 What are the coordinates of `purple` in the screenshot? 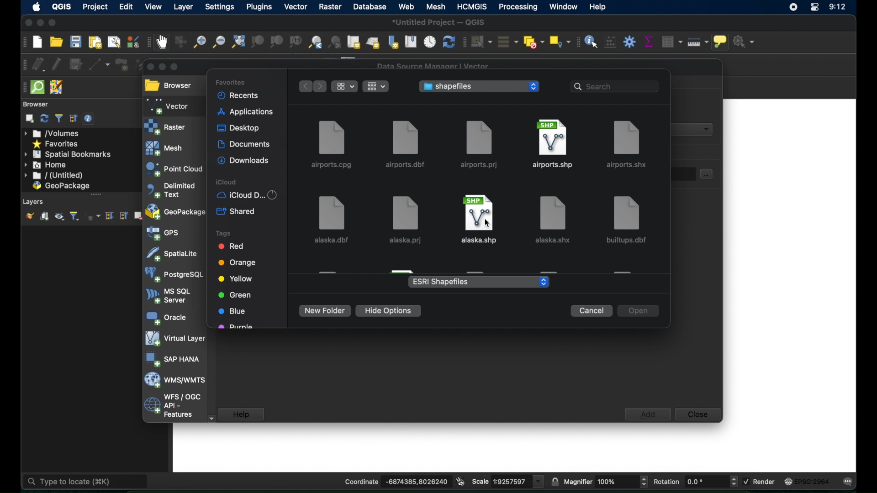 It's located at (234, 326).